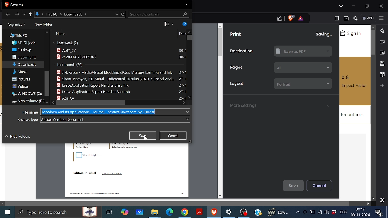 The width and height of the screenshot is (388, 218). What do you see at coordinates (68, 44) in the screenshot?
I see `last week (2)` at bounding box center [68, 44].